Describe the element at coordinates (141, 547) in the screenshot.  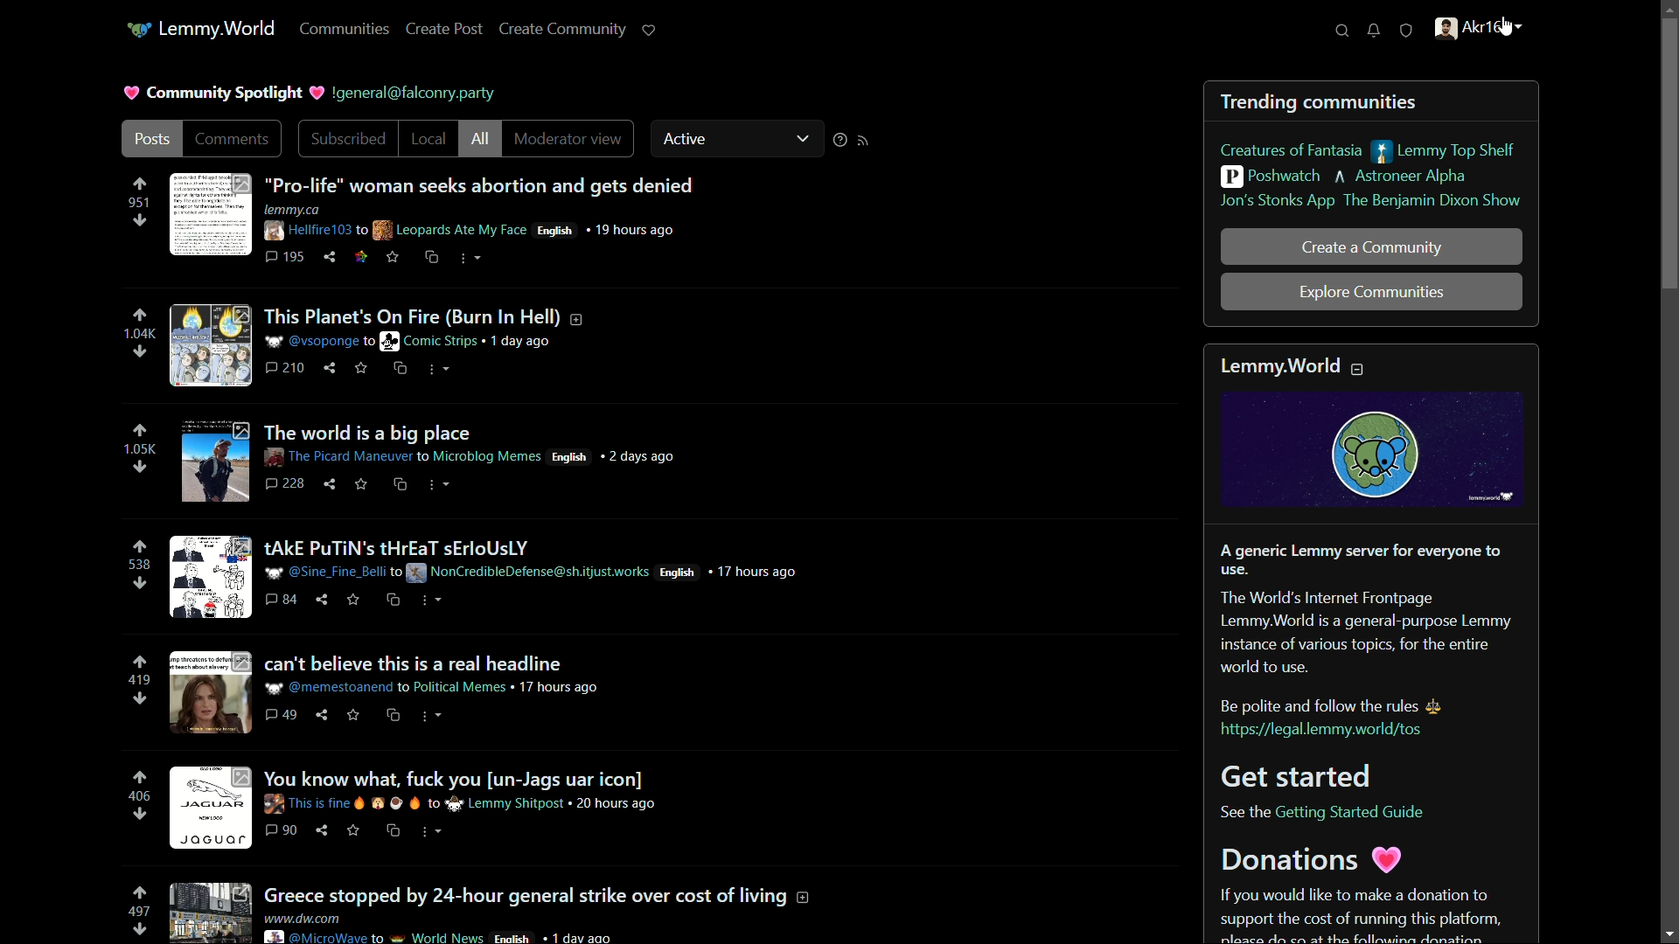
I see `upvote` at that location.